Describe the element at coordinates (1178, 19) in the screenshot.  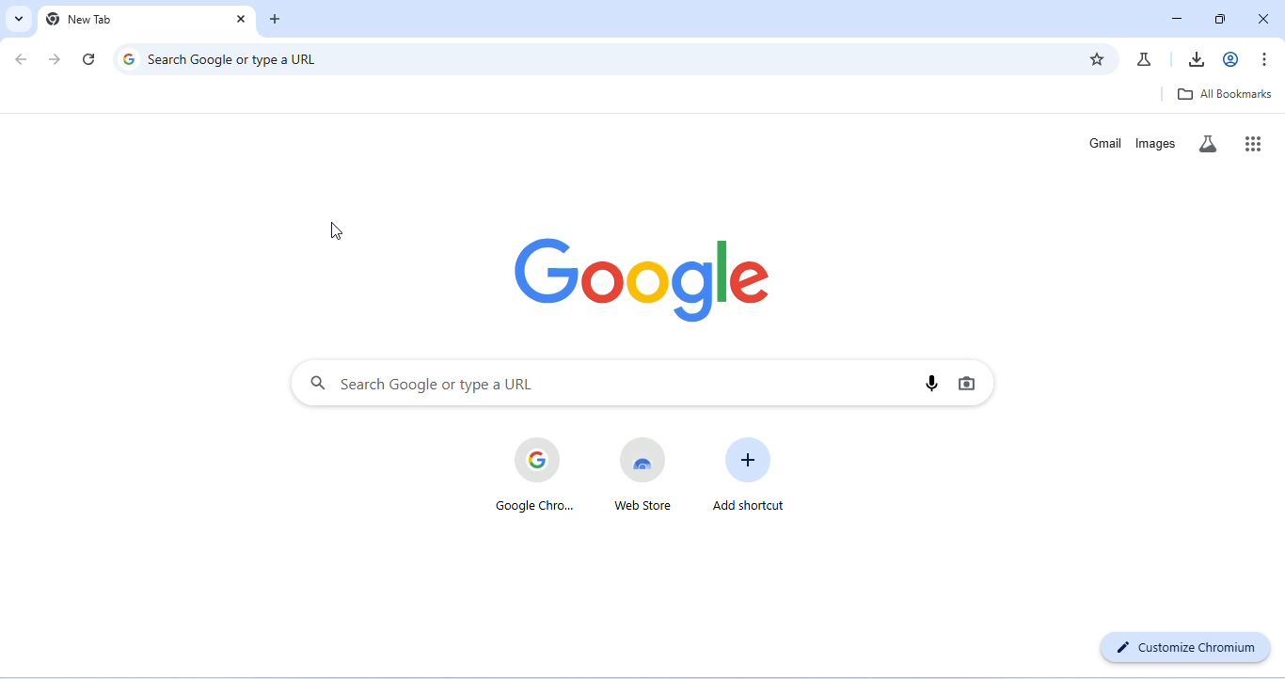
I see `minimize` at that location.